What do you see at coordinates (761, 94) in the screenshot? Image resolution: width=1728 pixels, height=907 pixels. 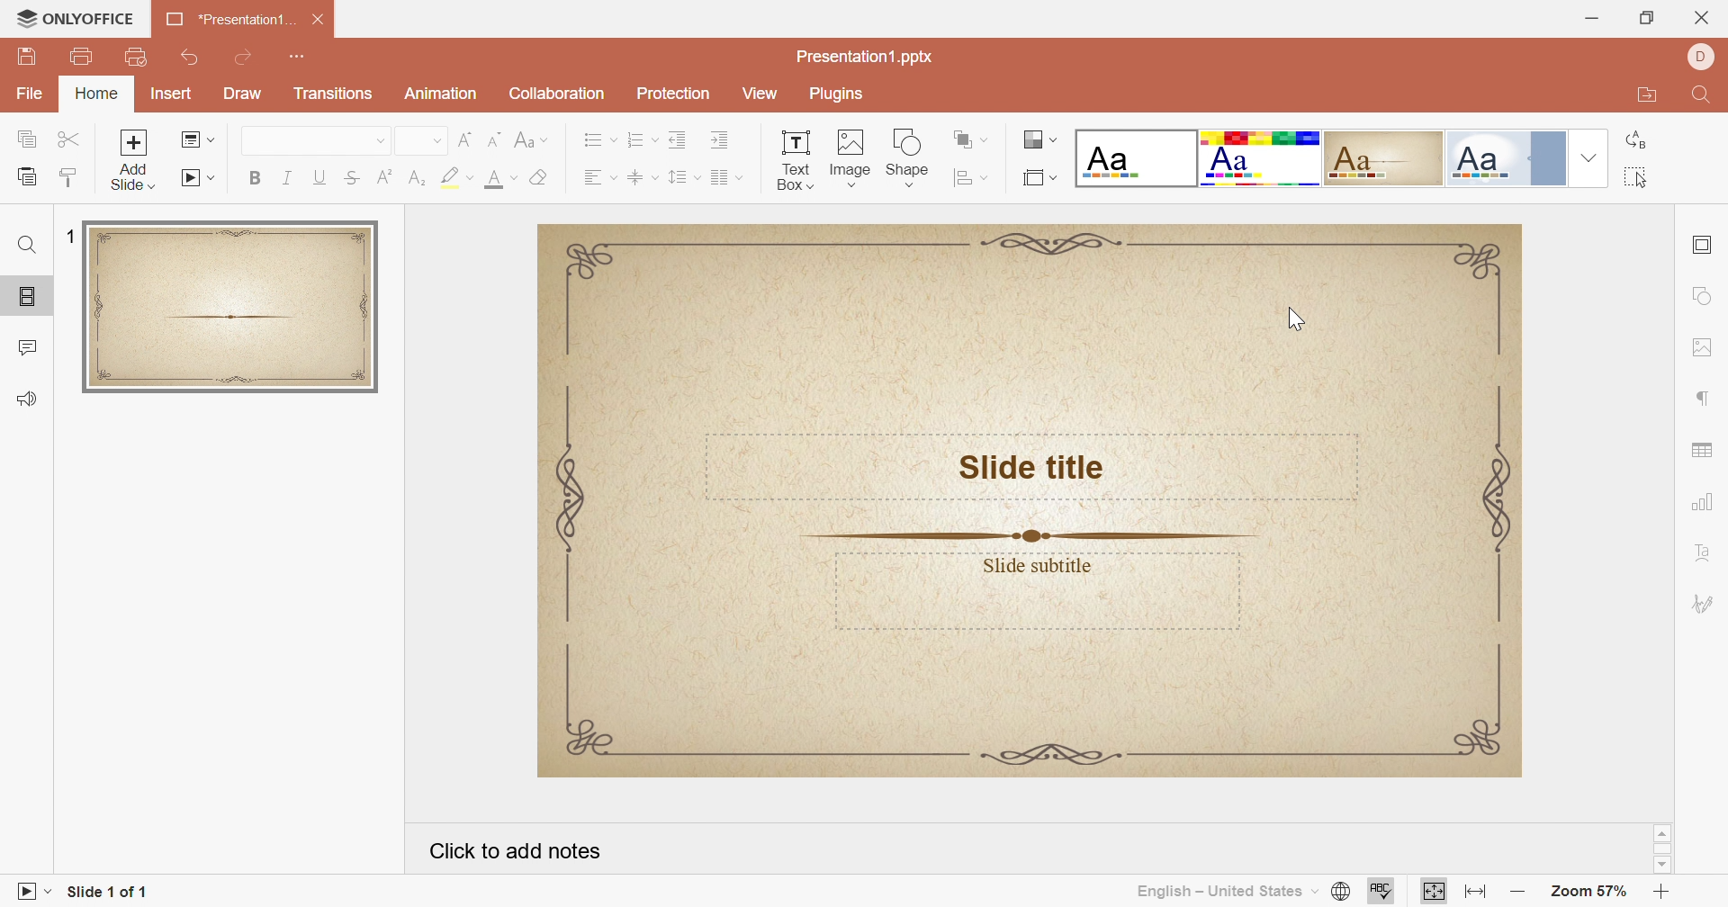 I see `View` at bounding box center [761, 94].